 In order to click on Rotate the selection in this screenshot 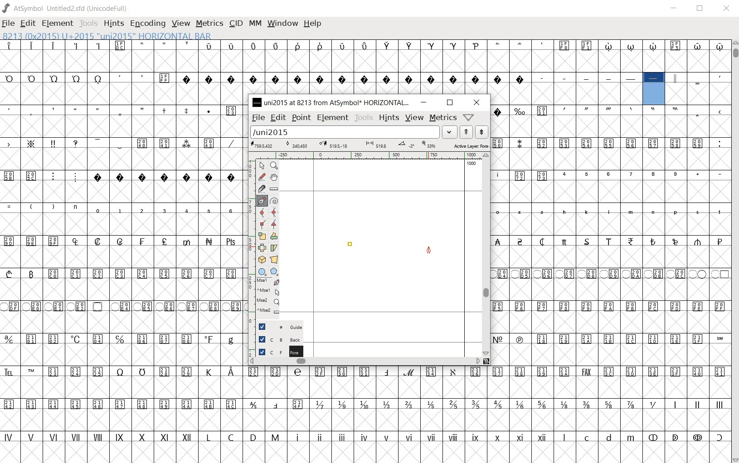, I will do `click(275, 248)`.